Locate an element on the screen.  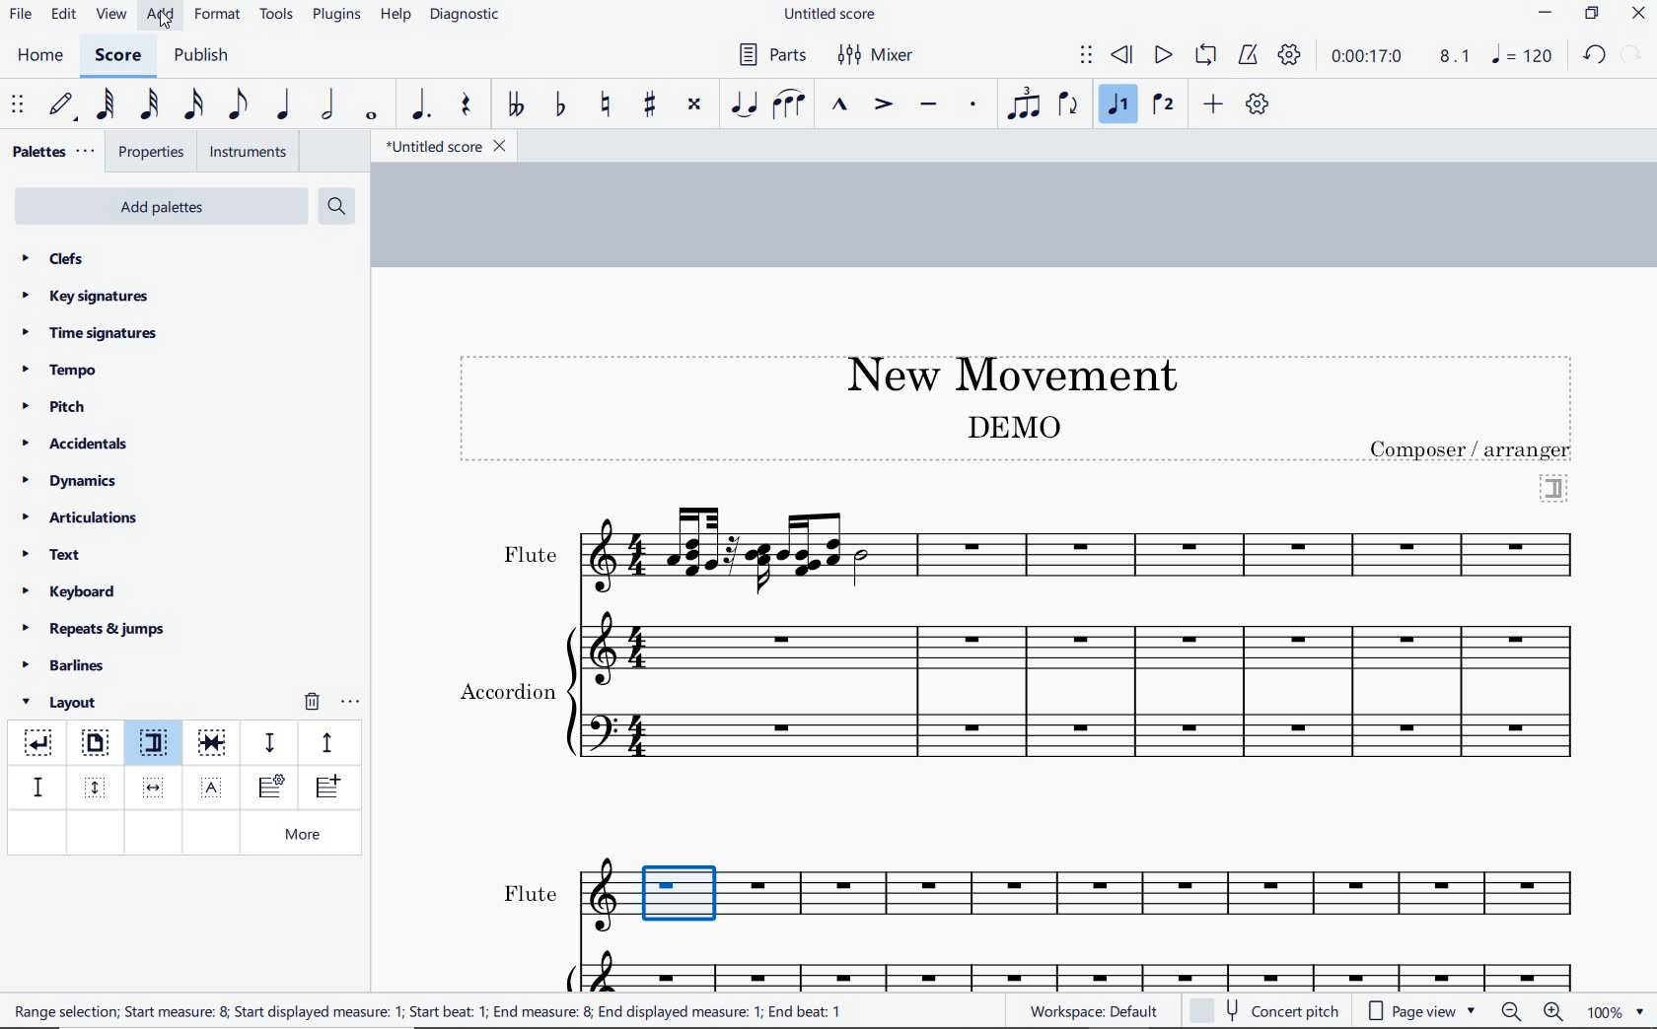
customize toolbar is located at coordinates (1259, 105).